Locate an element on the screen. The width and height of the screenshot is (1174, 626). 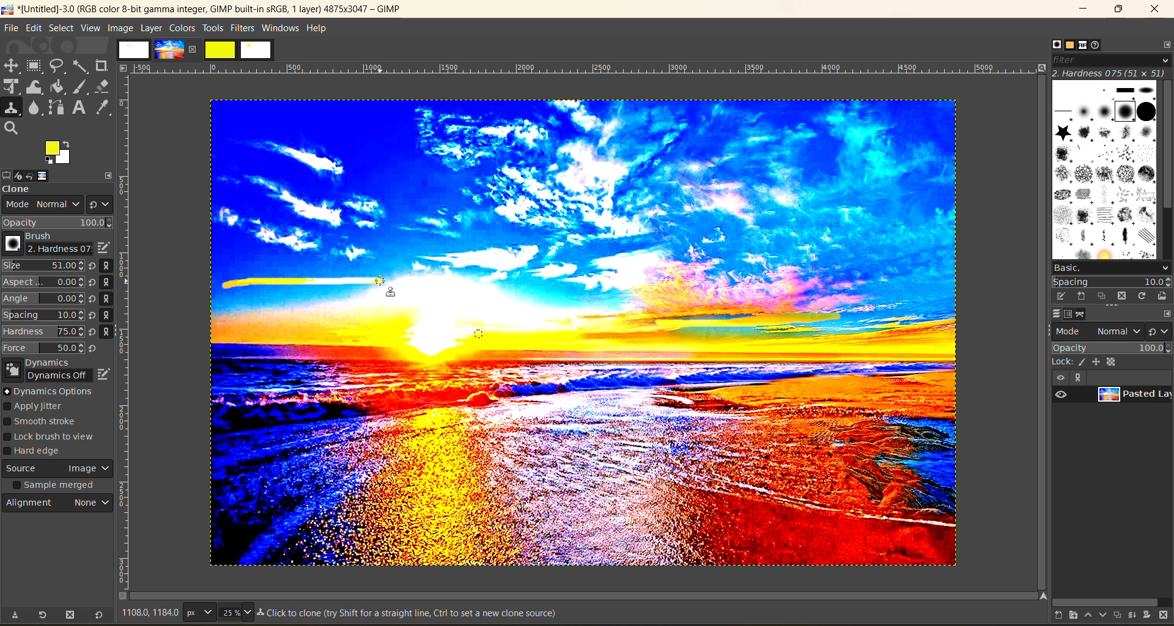
apply jitter is located at coordinates (42, 407).